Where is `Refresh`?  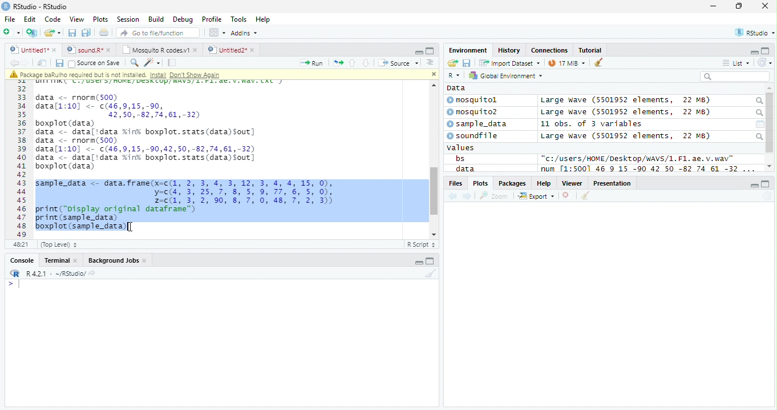 Refresh is located at coordinates (765, 63).